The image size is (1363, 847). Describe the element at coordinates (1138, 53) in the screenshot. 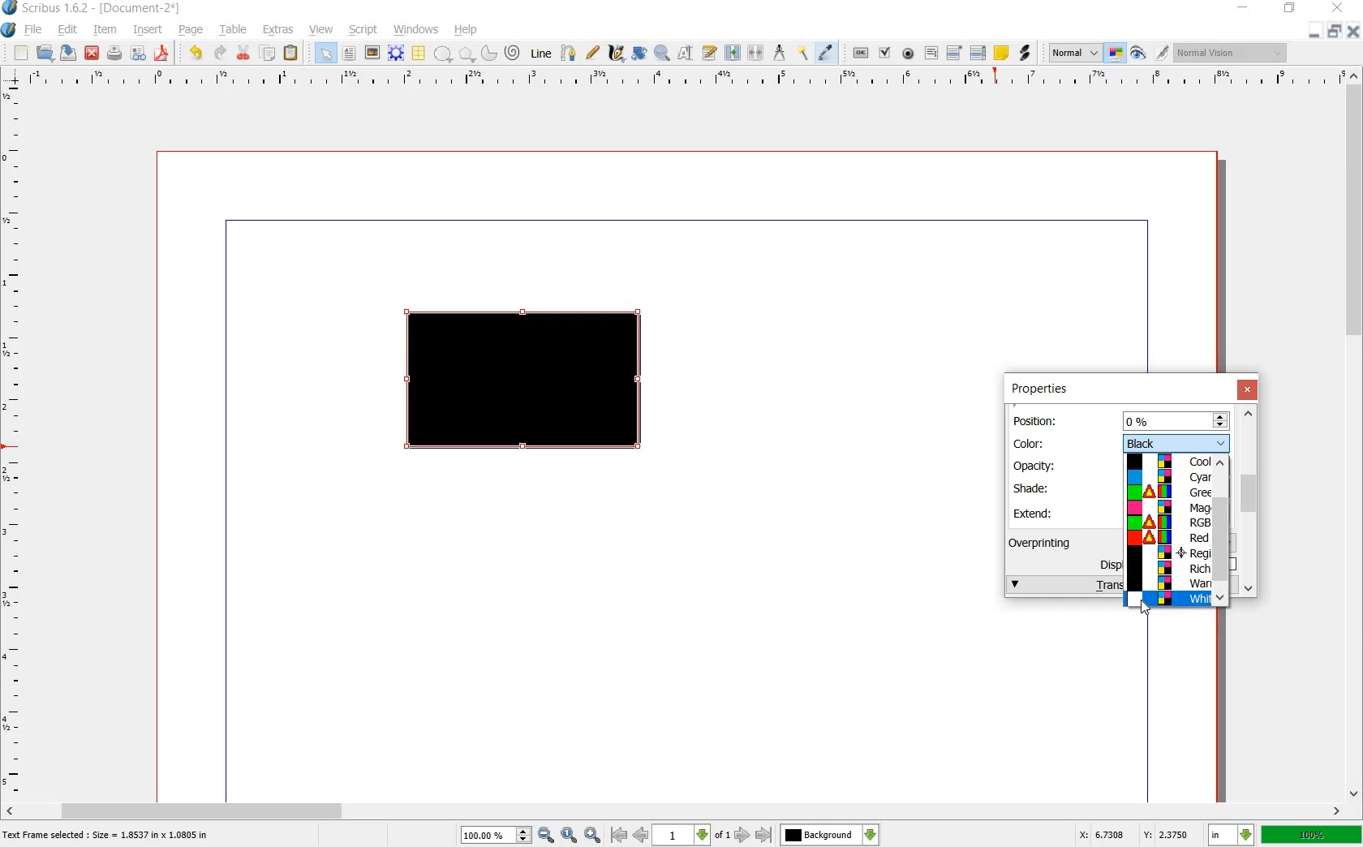

I see `preview mode` at that location.